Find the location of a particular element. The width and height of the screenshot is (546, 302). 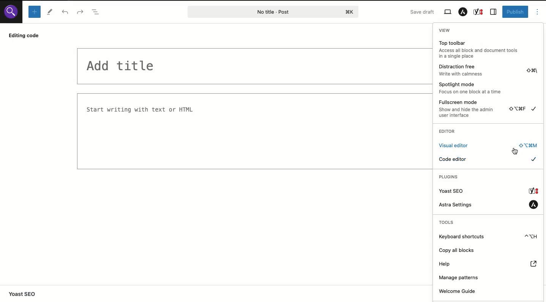

Yoast is located at coordinates (217, 294).